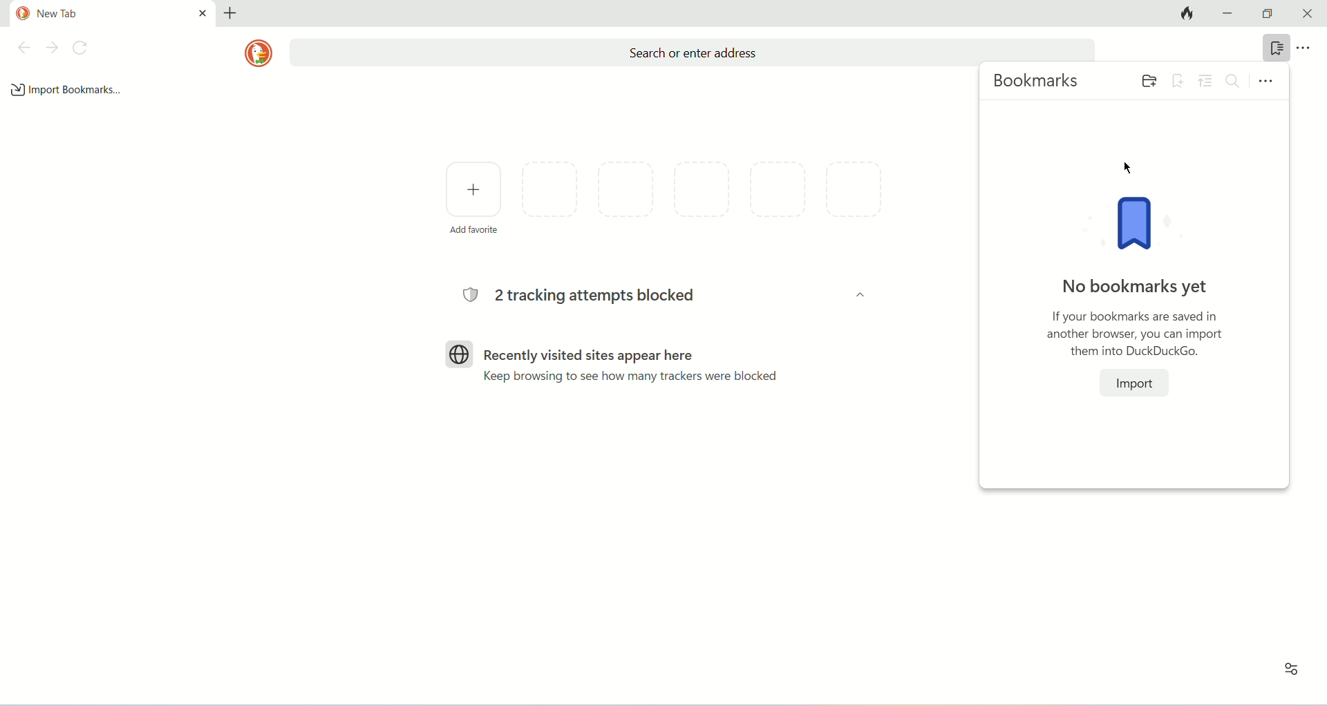 Image resolution: width=1327 pixels, height=706 pixels. Describe the element at coordinates (1135, 316) in the screenshot. I see `No bookmarks yet
If your bookmarks are saved in
nother browser, you can import
them into DuckDuckGo.` at that location.